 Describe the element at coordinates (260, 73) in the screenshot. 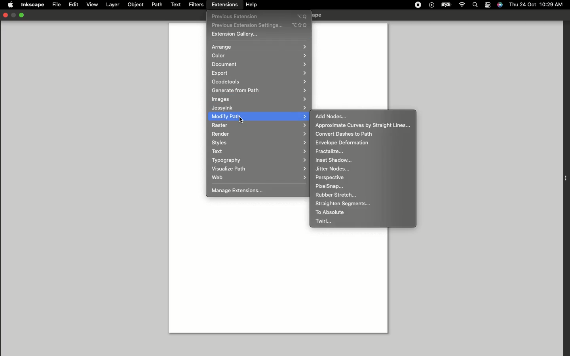

I see `Export` at that location.